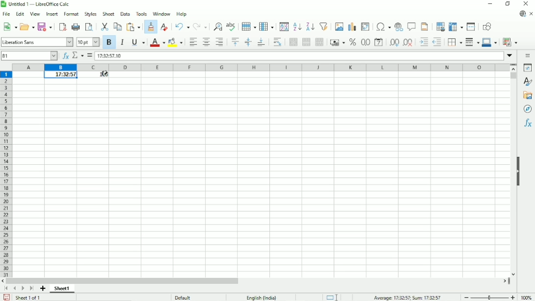  What do you see at coordinates (150, 27) in the screenshot?
I see `Clone formatting` at bounding box center [150, 27].